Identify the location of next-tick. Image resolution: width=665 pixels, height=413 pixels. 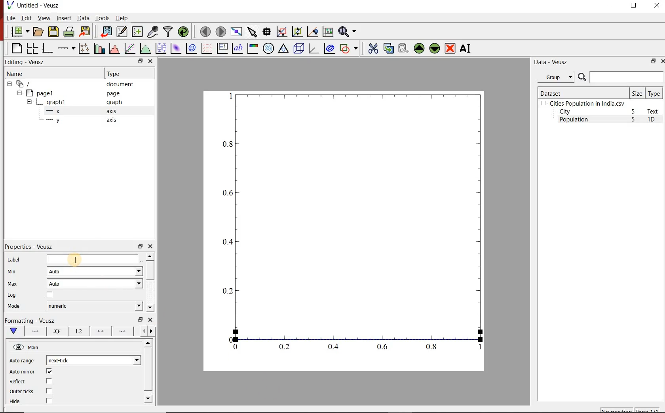
(93, 360).